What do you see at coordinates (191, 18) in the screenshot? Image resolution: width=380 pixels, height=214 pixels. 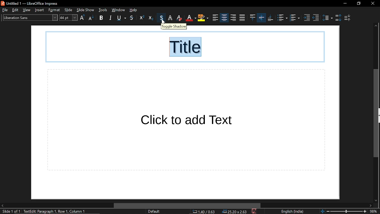 I see `highlight` at bounding box center [191, 18].